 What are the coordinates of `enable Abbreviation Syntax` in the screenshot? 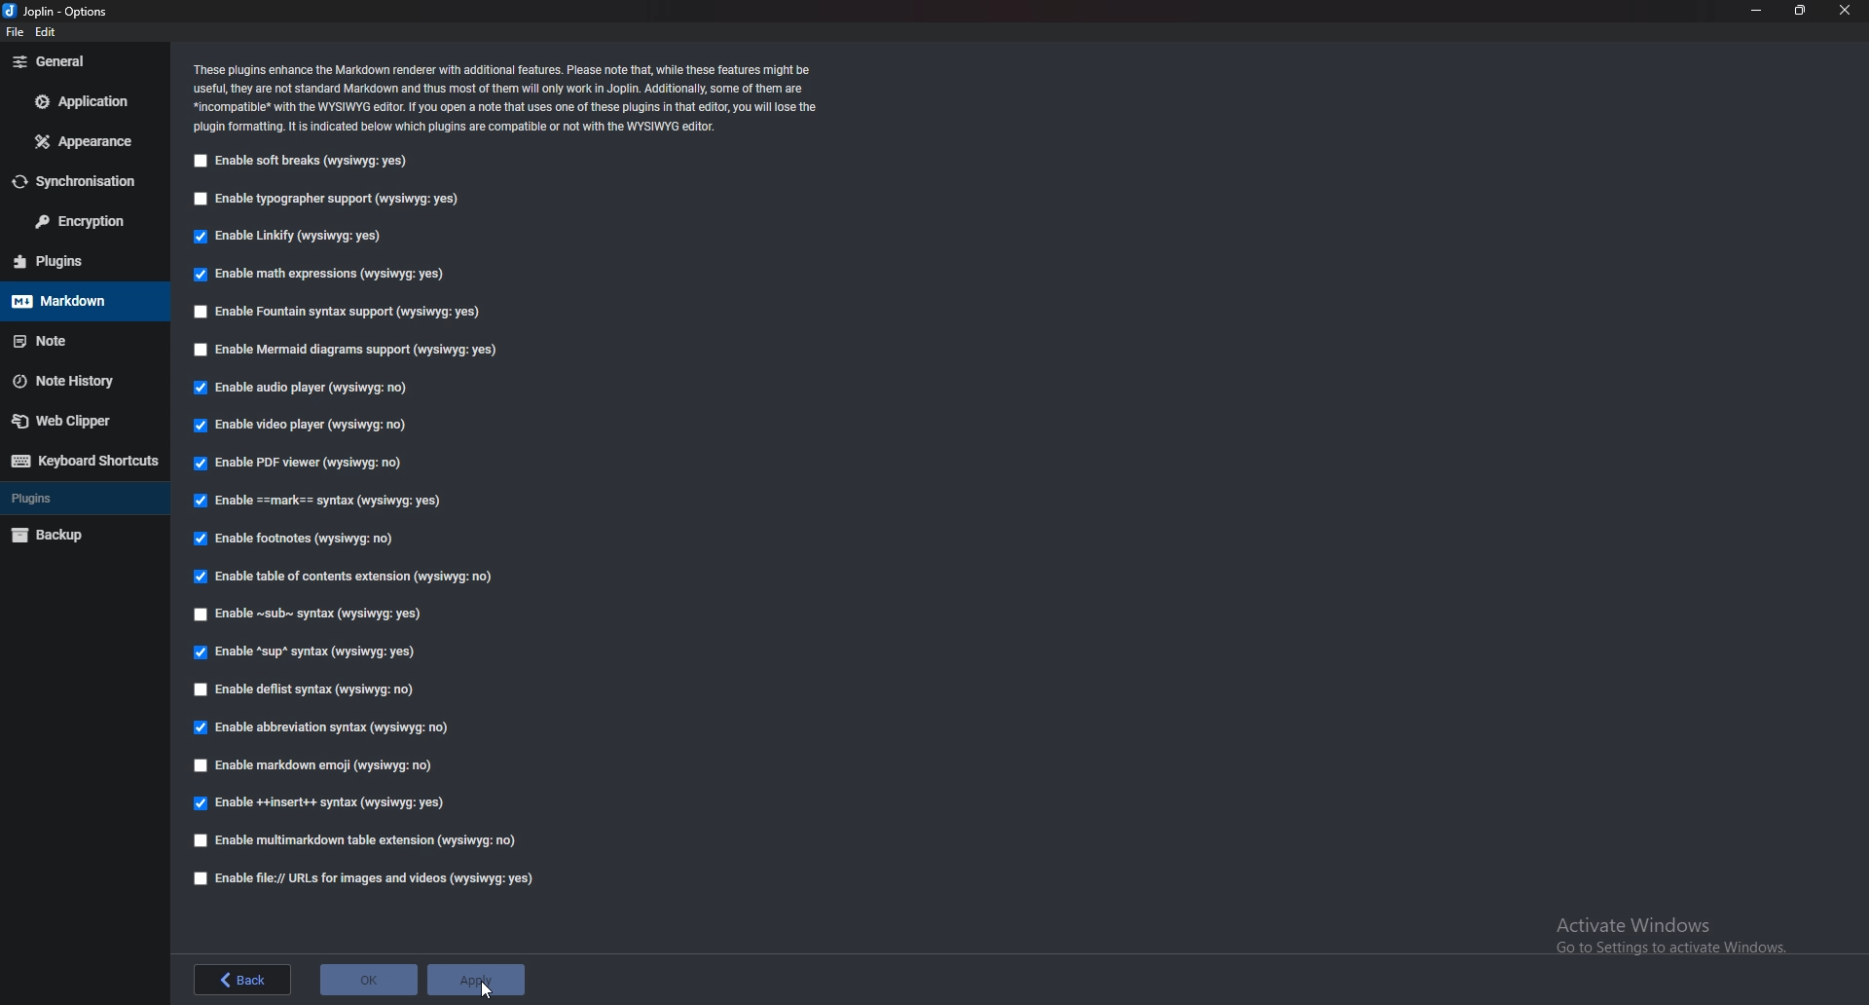 It's located at (325, 728).